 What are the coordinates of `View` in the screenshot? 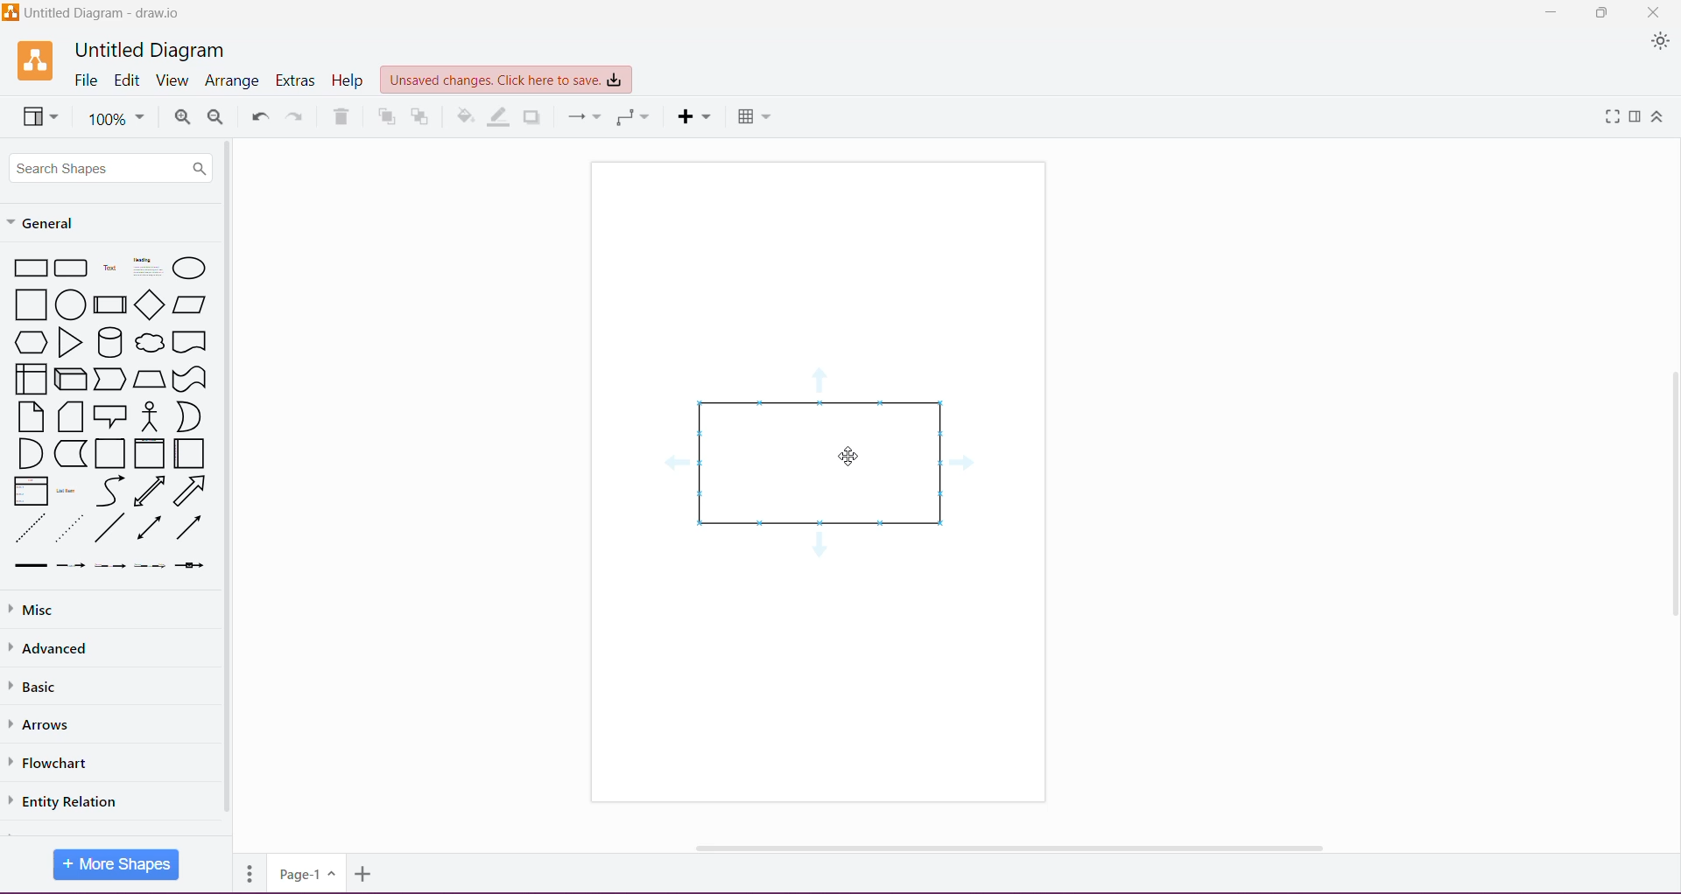 It's located at (172, 80).